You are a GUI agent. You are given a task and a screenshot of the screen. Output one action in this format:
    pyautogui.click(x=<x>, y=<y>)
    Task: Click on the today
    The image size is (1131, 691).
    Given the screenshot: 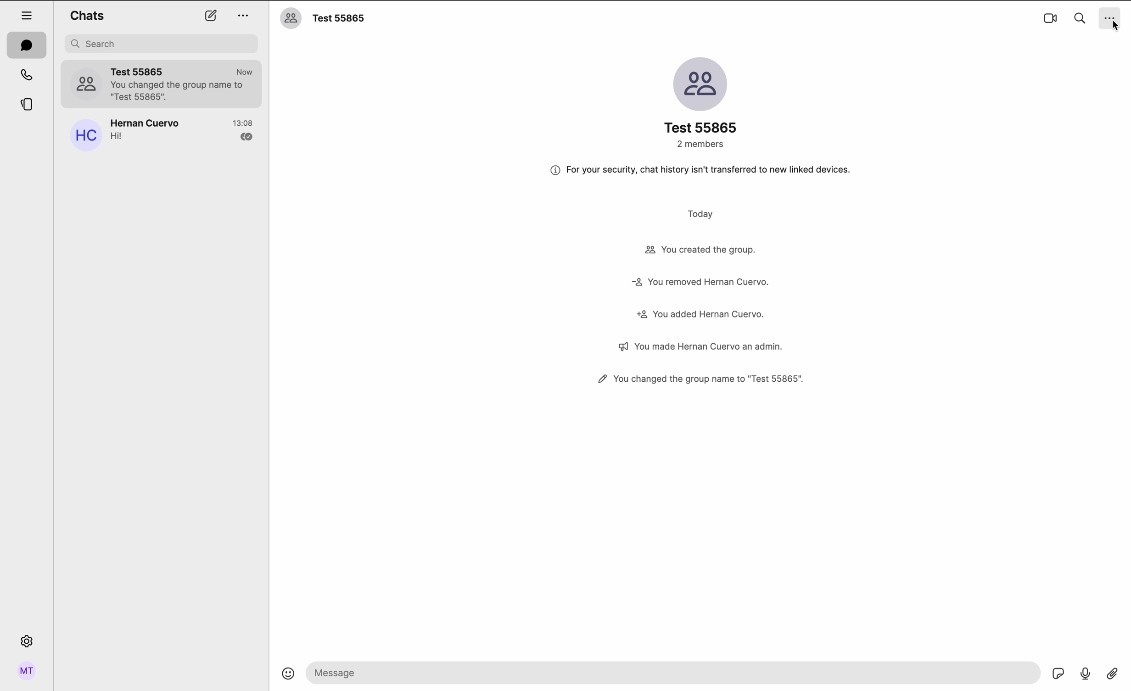 What is the action you would take?
    pyautogui.click(x=702, y=213)
    